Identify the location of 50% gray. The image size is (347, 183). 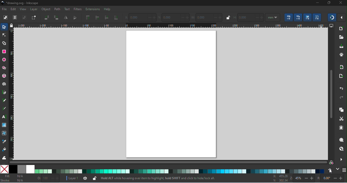
(22, 169).